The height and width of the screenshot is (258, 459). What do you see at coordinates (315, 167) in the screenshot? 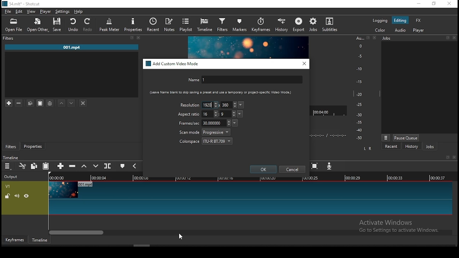
I see `zoom timeline to fit` at bounding box center [315, 167].